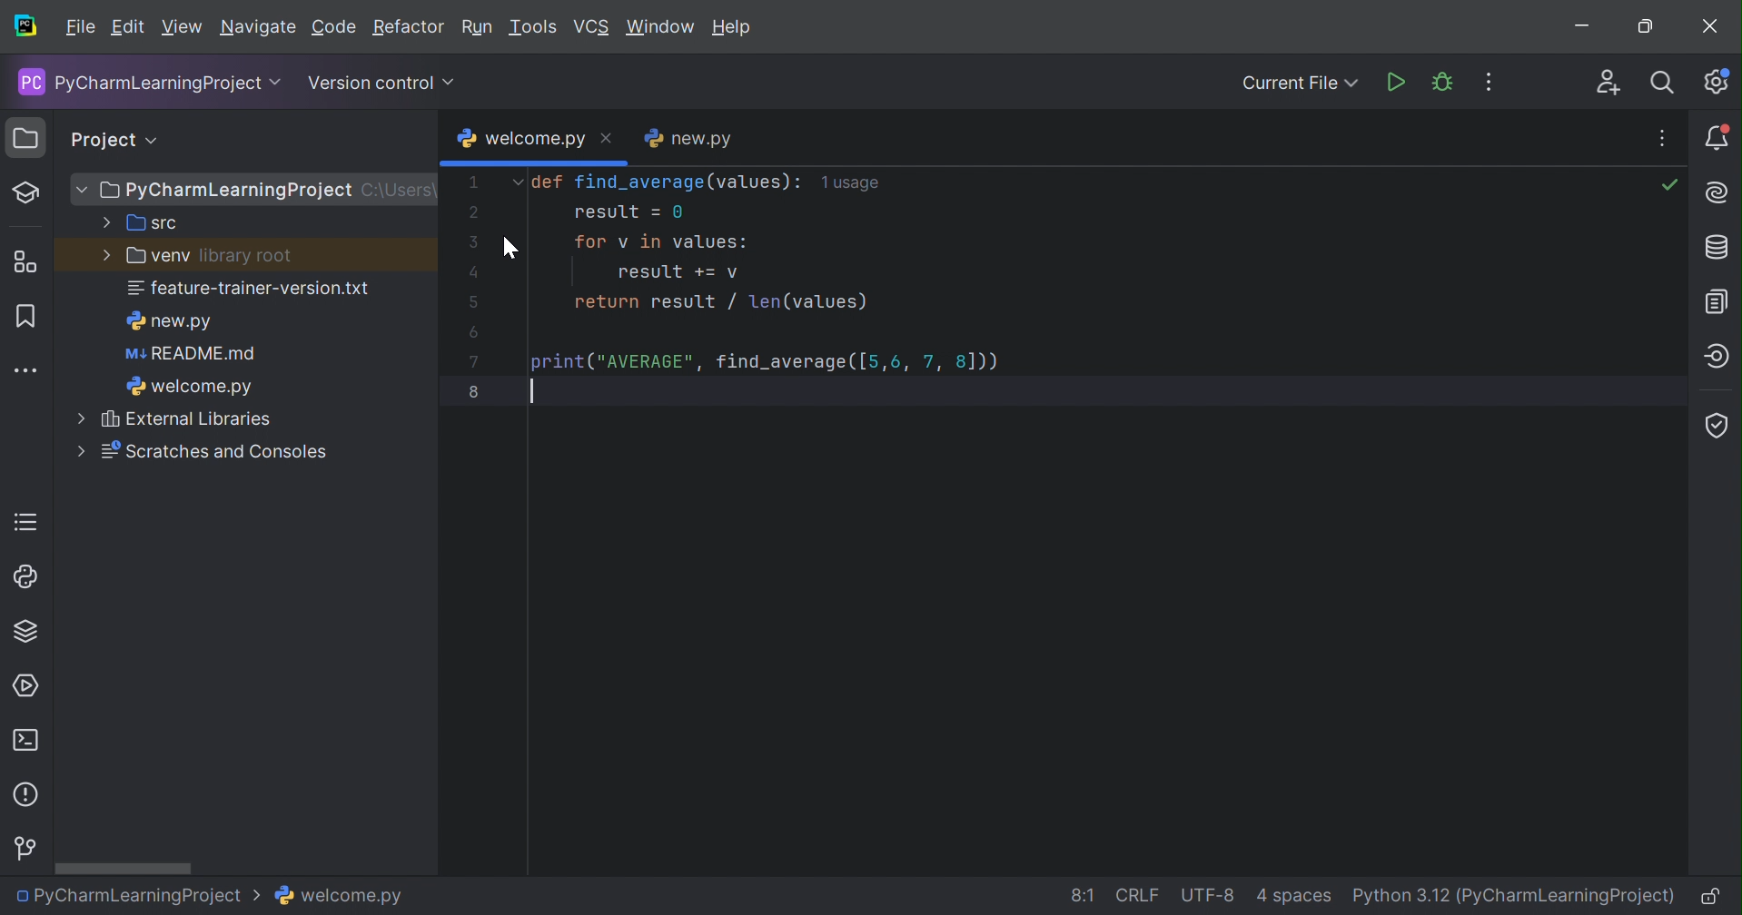 This screenshot has width=1742, height=915. Describe the element at coordinates (1666, 83) in the screenshot. I see `Search everywhere` at that location.